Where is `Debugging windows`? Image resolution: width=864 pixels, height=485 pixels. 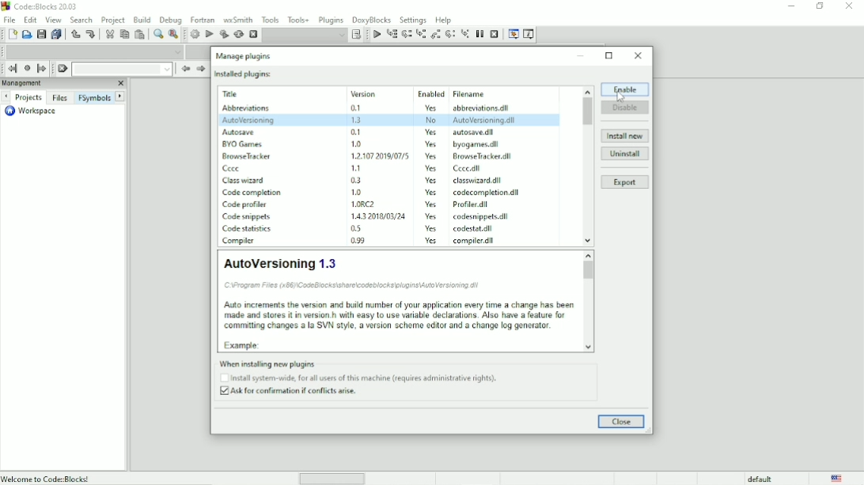 Debugging windows is located at coordinates (513, 35).